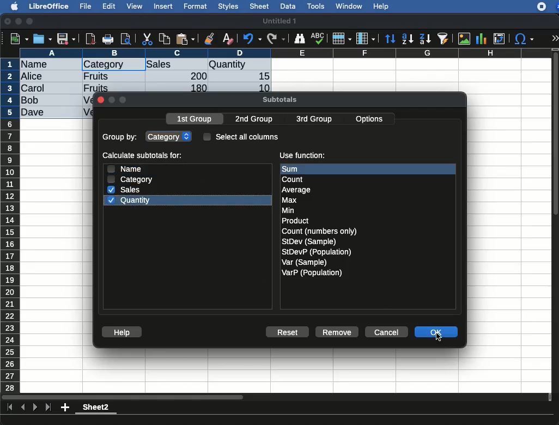  Describe the element at coordinates (260, 6) in the screenshot. I see `sheet` at that location.